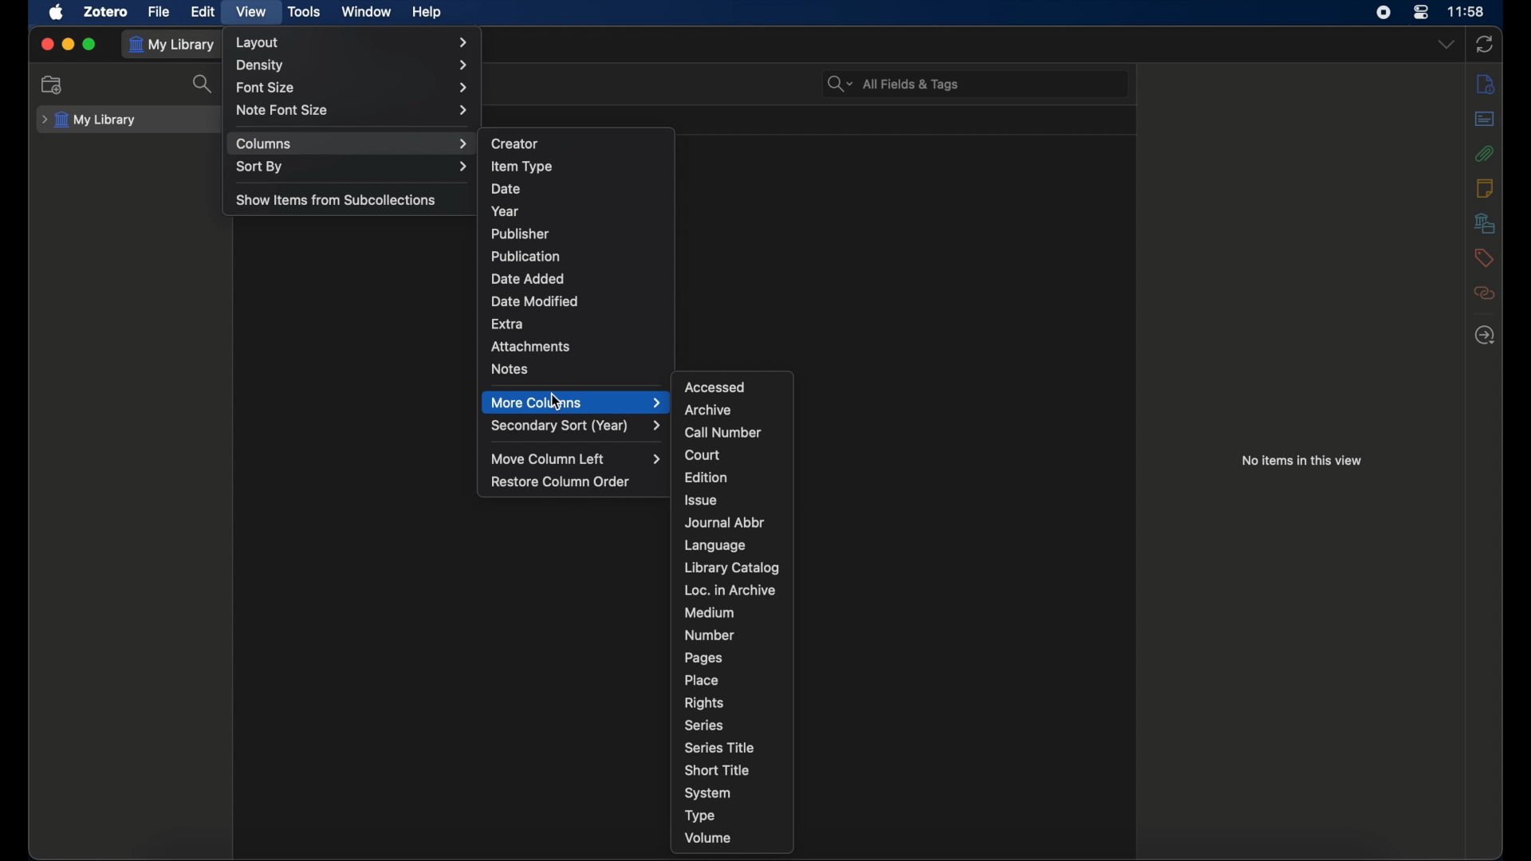 Image resolution: width=1531 pixels, height=861 pixels. What do you see at coordinates (895, 84) in the screenshot?
I see `all fields & tags` at bounding box center [895, 84].